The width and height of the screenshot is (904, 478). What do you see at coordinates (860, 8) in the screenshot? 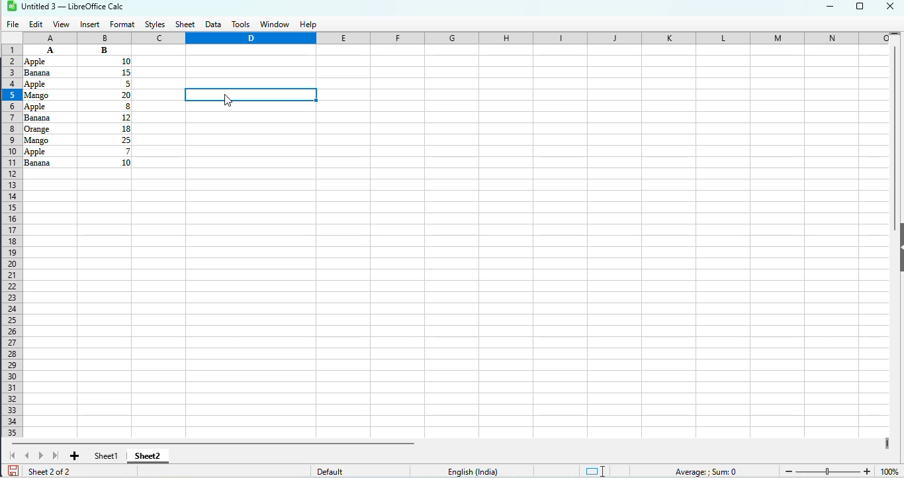
I see `maximize` at bounding box center [860, 8].